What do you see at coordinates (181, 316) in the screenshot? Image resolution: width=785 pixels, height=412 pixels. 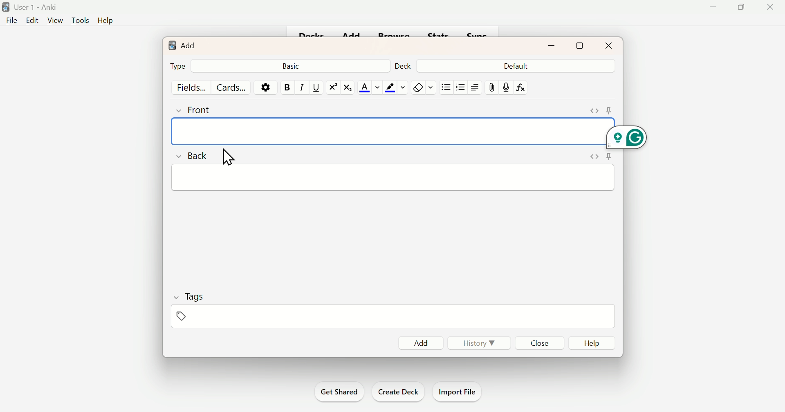 I see `Pin` at bounding box center [181, 316].